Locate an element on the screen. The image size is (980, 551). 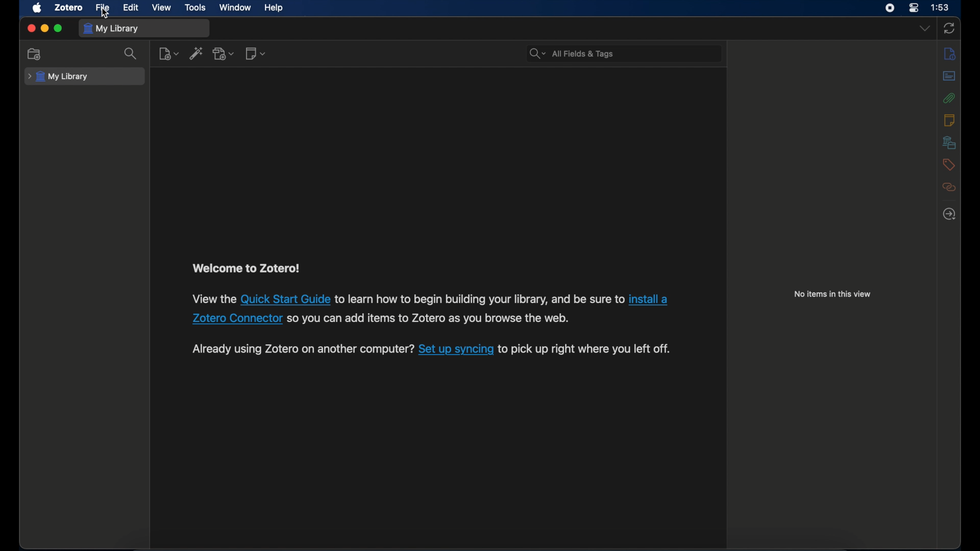
attachment is located at coordinates (950, 98).